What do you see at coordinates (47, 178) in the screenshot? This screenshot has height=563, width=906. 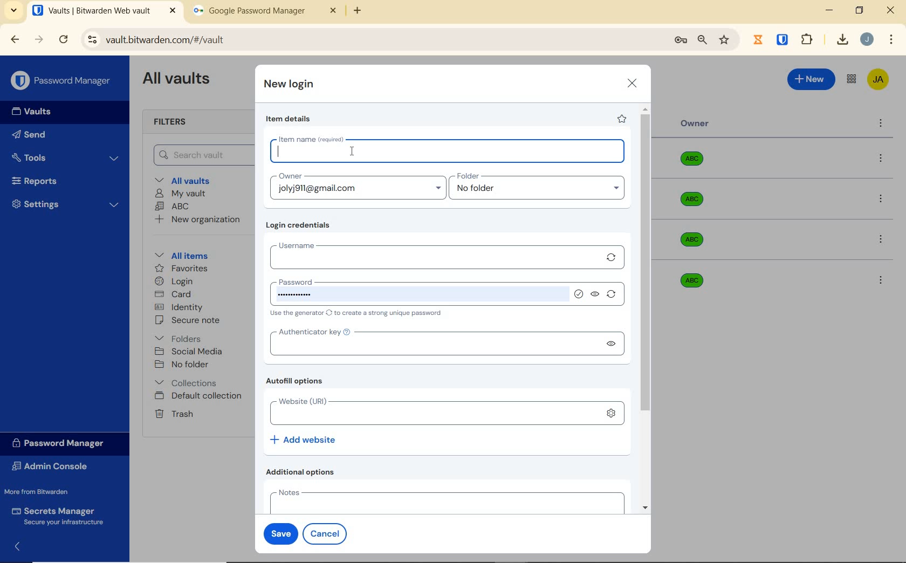 I see `Reports` at bounding box center [47, 178].